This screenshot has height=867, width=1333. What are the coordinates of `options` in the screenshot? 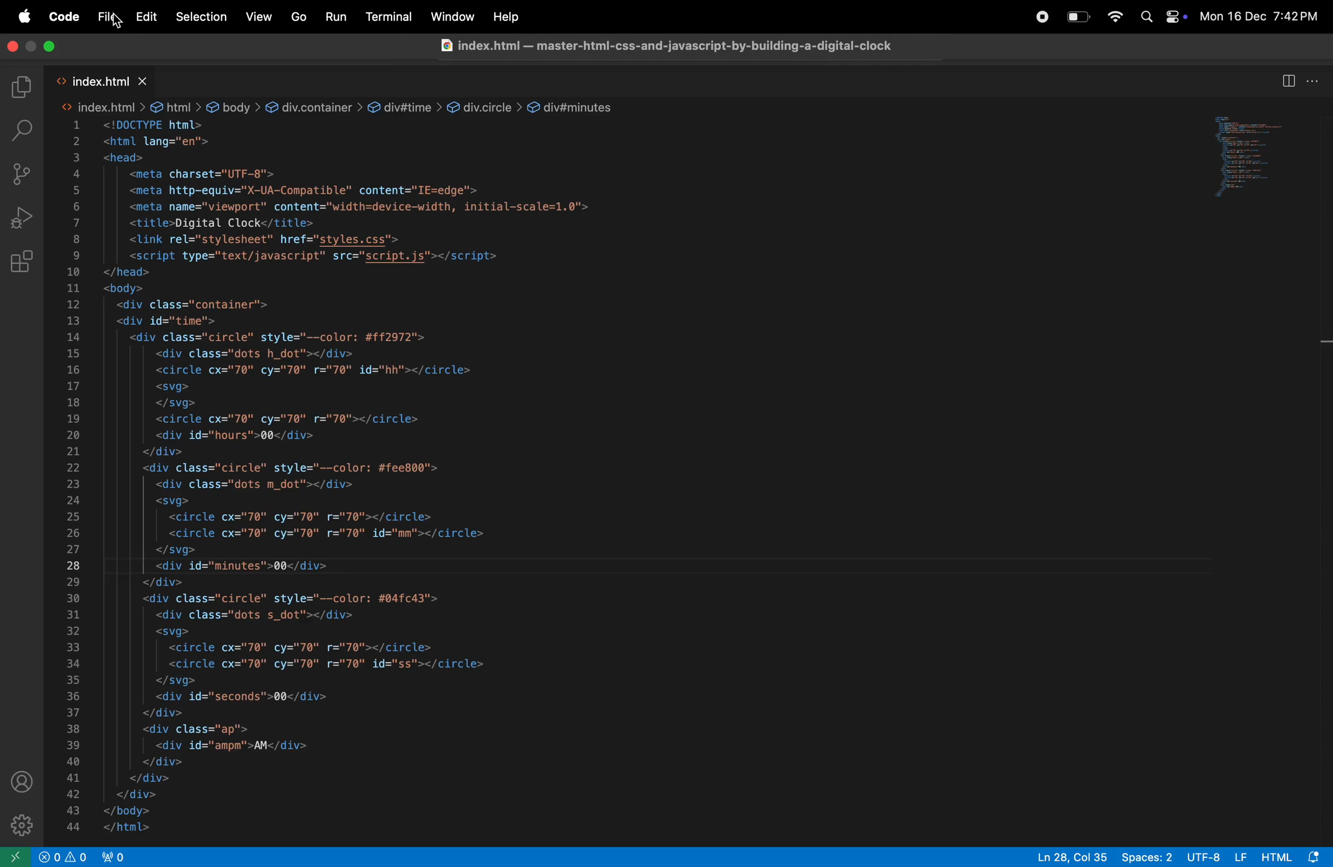 It's located at (1314, 80).